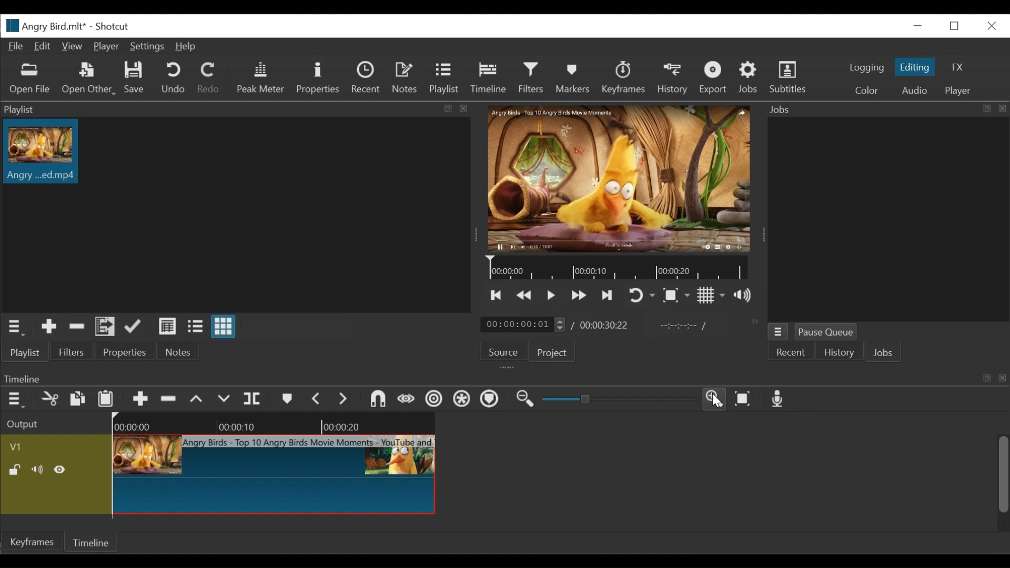  What do you see at coordinates (911, 90) in the screenshot?
I see `Audio` at bounding box center [911, 90].